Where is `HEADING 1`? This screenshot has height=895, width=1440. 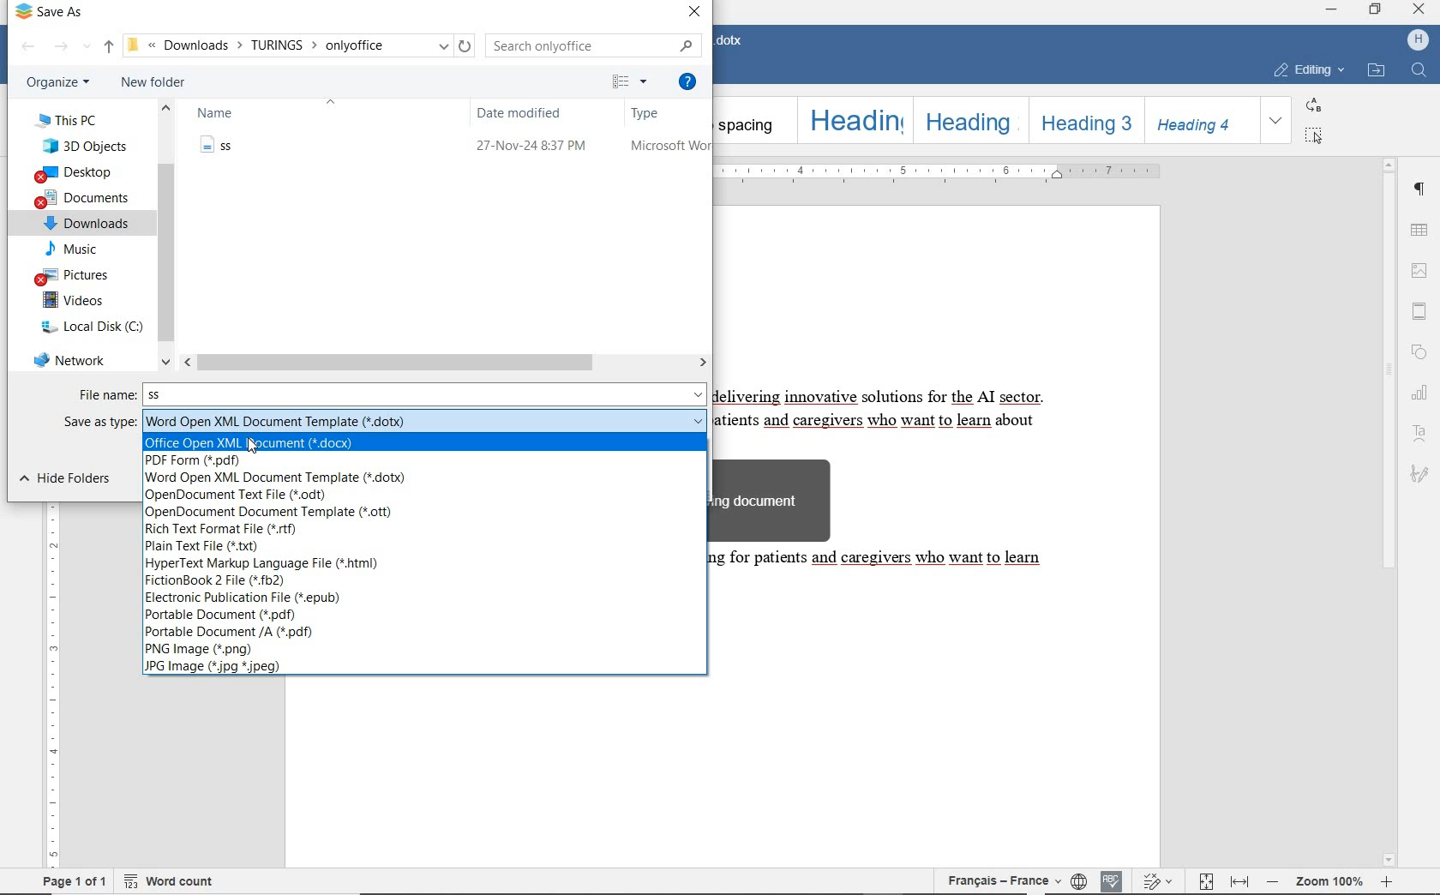
HEADING 1 is located at coordinates (854, 120).